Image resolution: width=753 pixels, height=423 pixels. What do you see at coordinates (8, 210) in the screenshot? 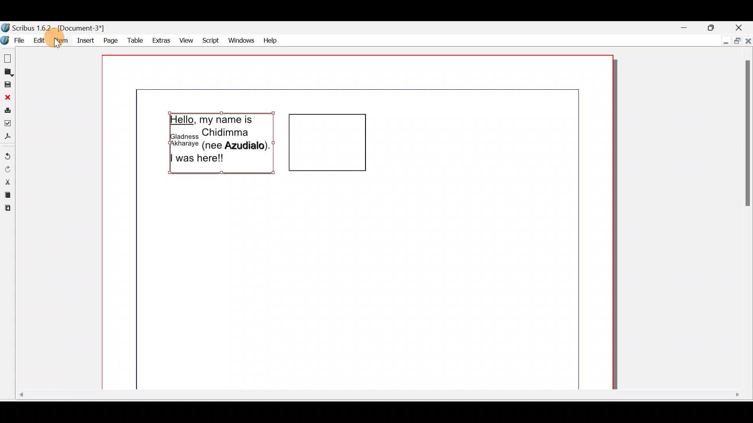
I see `Paste` at bounding box center [8, 210].